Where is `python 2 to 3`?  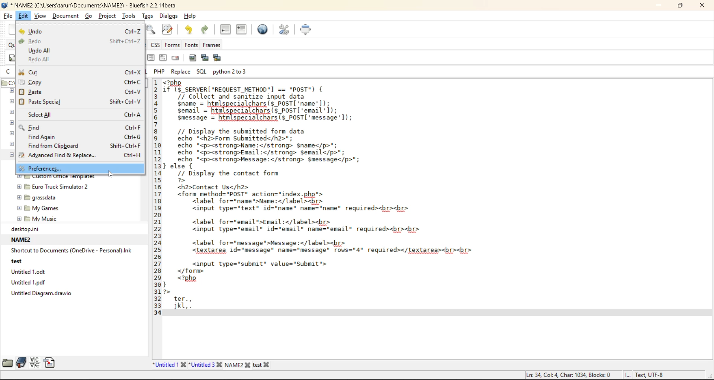
python 2 to 3 is located at coordinates (235, 71).